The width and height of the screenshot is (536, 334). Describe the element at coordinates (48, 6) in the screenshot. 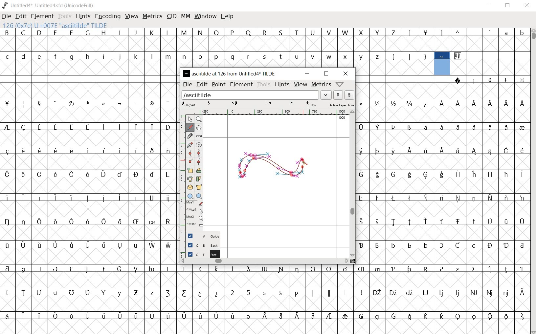

I see `Untitled4* Untitled4.sfd (UnicodeFull)` at that location.